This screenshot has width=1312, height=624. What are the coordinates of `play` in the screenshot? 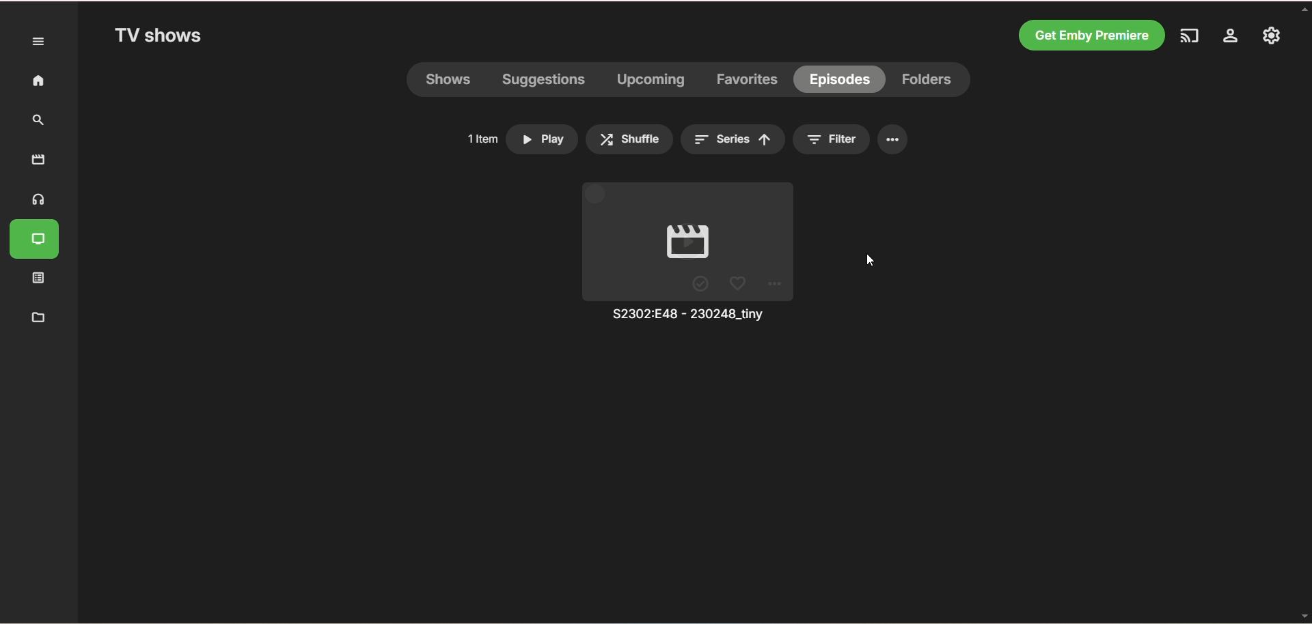 It's located at (683, 241).